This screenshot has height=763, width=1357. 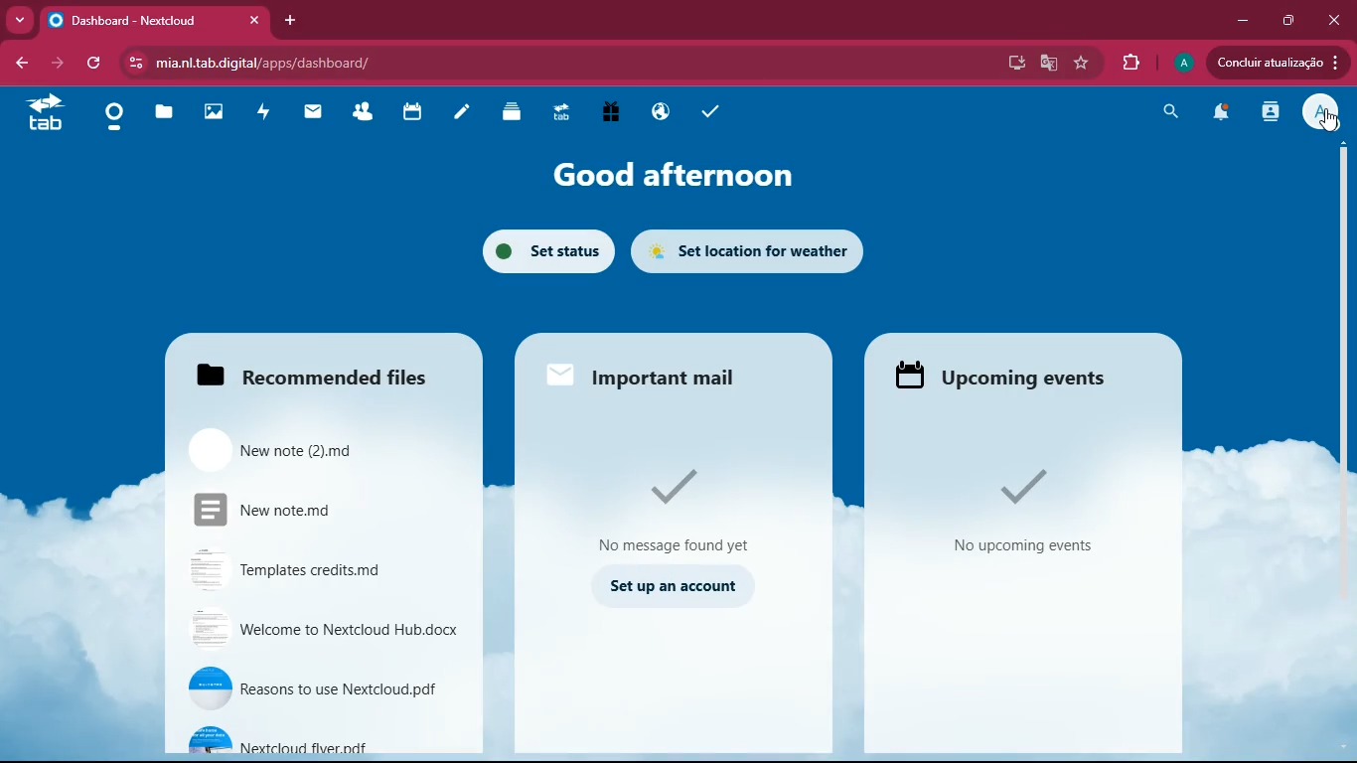 What do you see at coordinates (364, 108) in the screenshot?
I see `friends` at bounding box center [364, 108].